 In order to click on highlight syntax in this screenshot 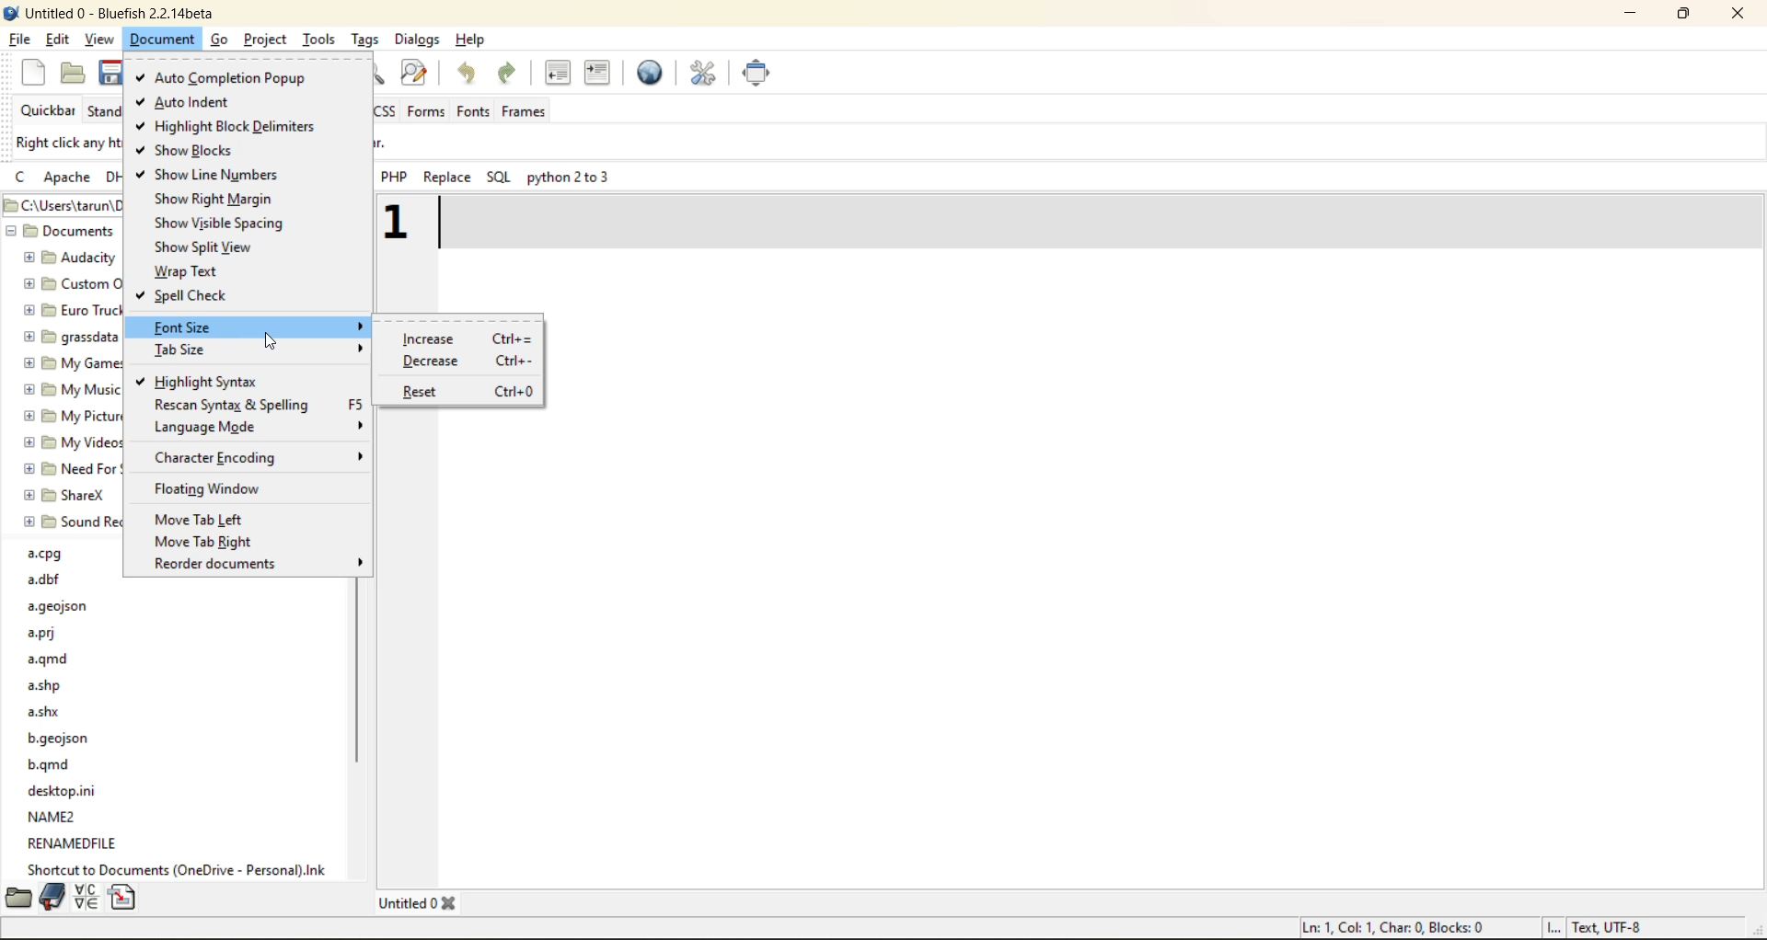, I will do `click(207, 380)`.